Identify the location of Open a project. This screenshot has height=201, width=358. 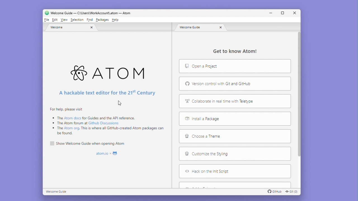
(224, 66).